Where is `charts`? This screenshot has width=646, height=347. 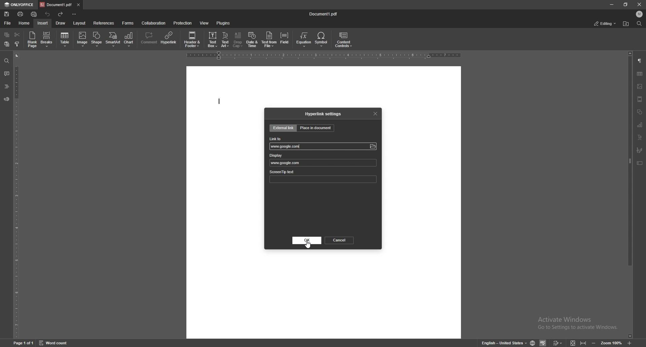
charts is located at coordinates (641, 124).